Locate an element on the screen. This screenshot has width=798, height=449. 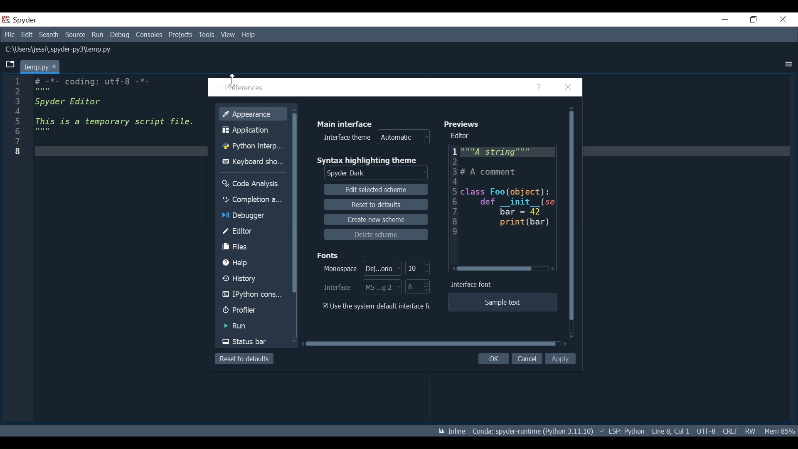
Select Monospace Font Size is located at coordinates (419, 268).